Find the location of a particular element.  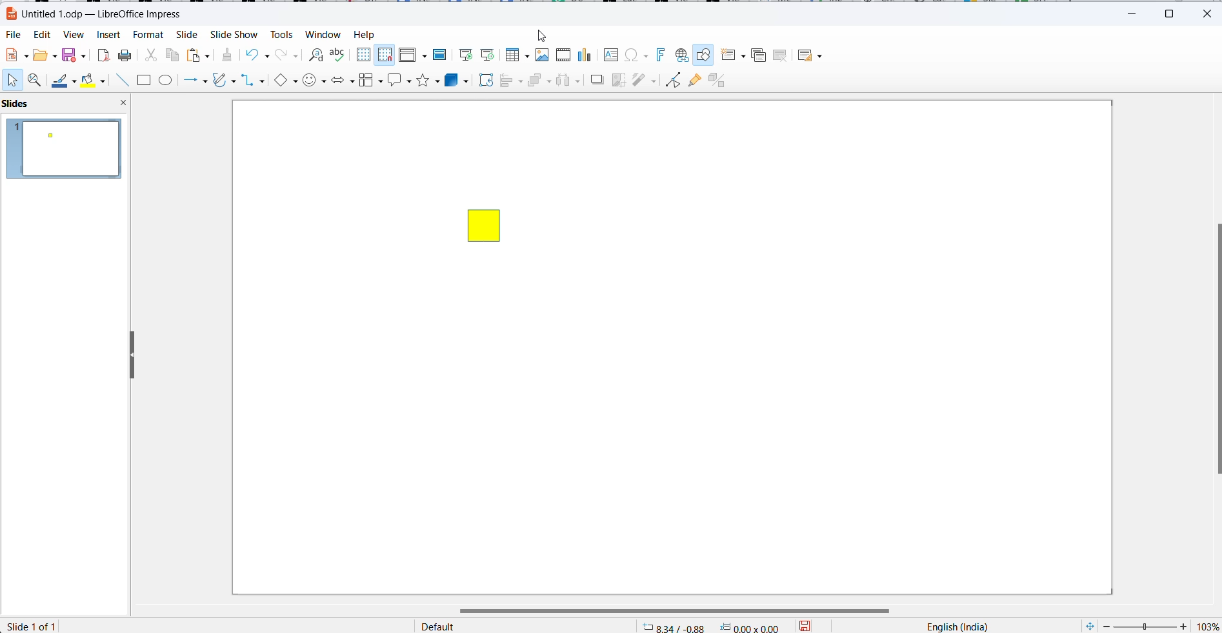

minimize is located at coordinates (1136, 12).